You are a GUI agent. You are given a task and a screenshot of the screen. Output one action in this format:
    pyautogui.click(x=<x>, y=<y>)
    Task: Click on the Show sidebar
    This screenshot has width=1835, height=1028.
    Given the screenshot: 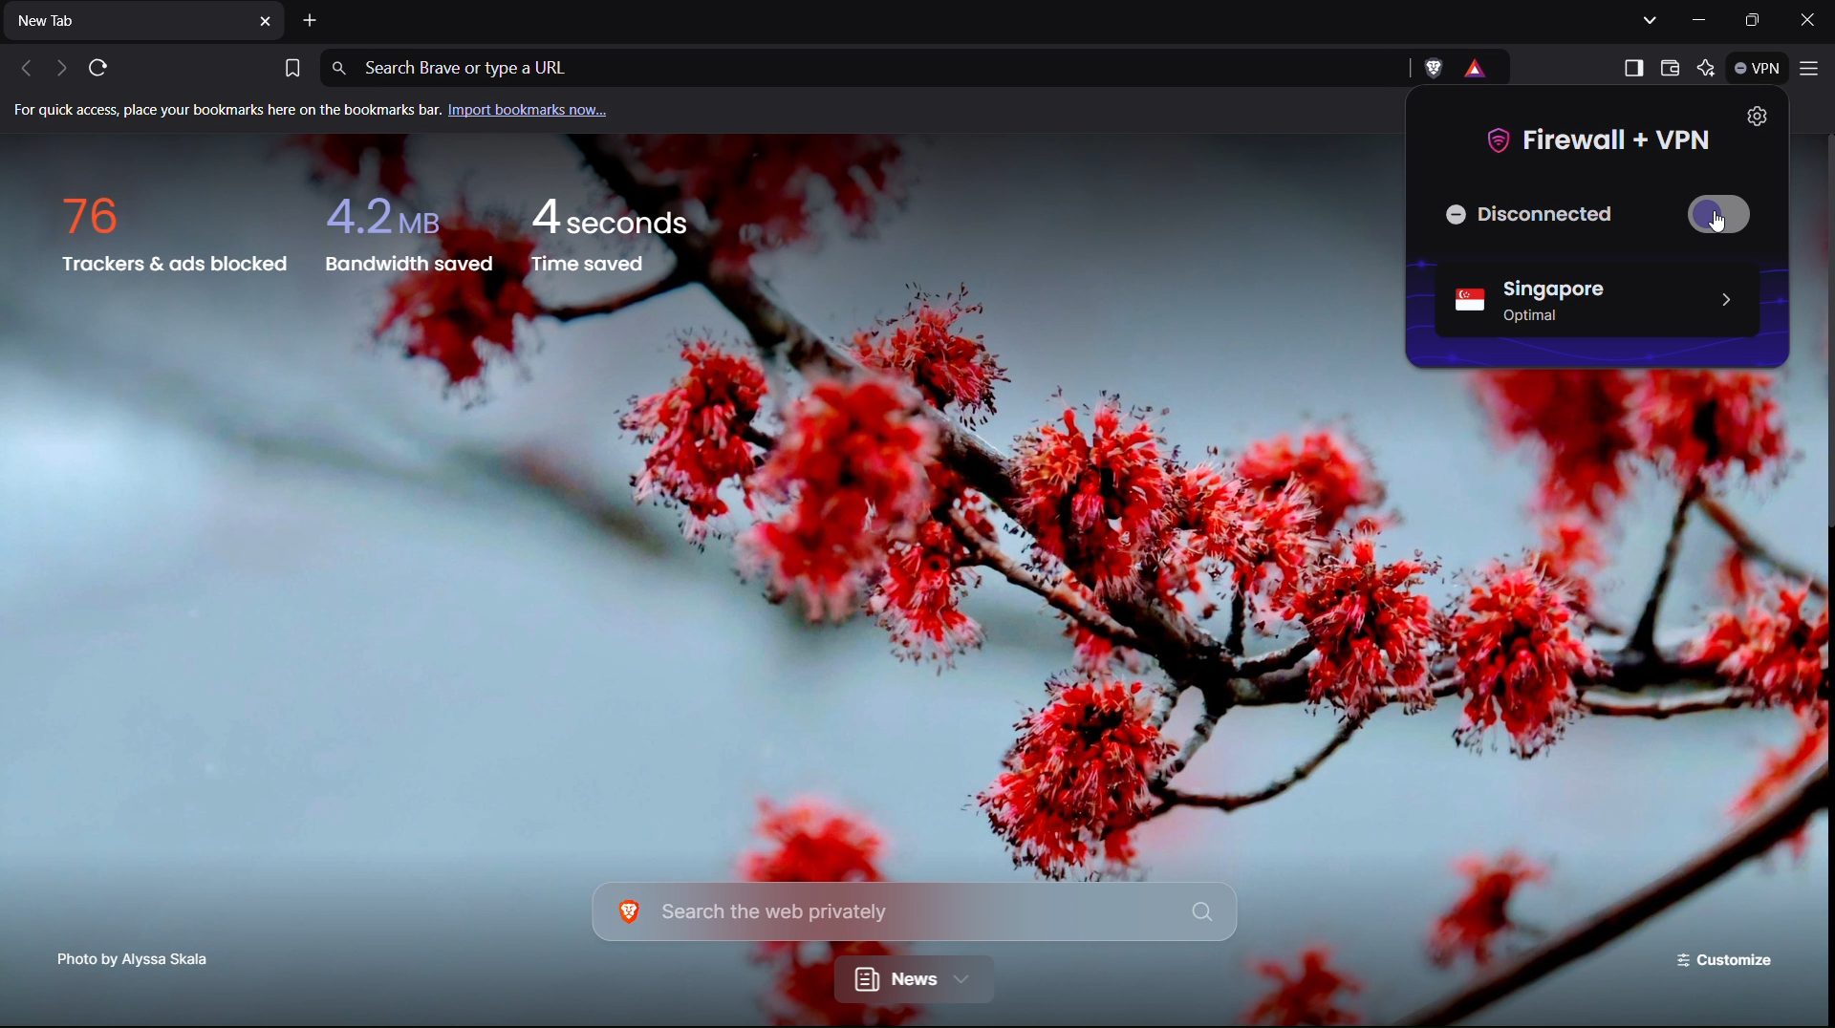 What is the action you would take?
    pyautogui.click(x=1632, y=68)
    